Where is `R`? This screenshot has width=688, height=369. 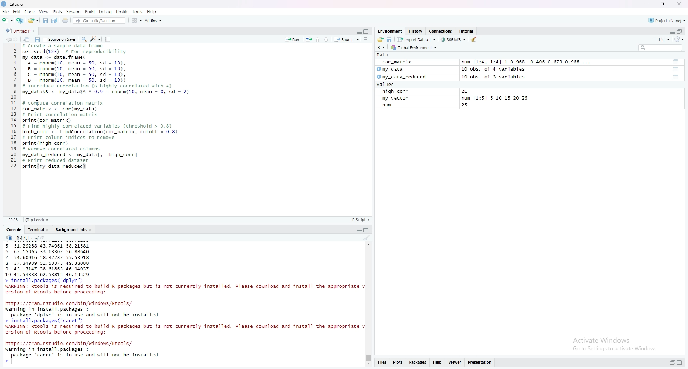
R is located at coordinates (381, 47).